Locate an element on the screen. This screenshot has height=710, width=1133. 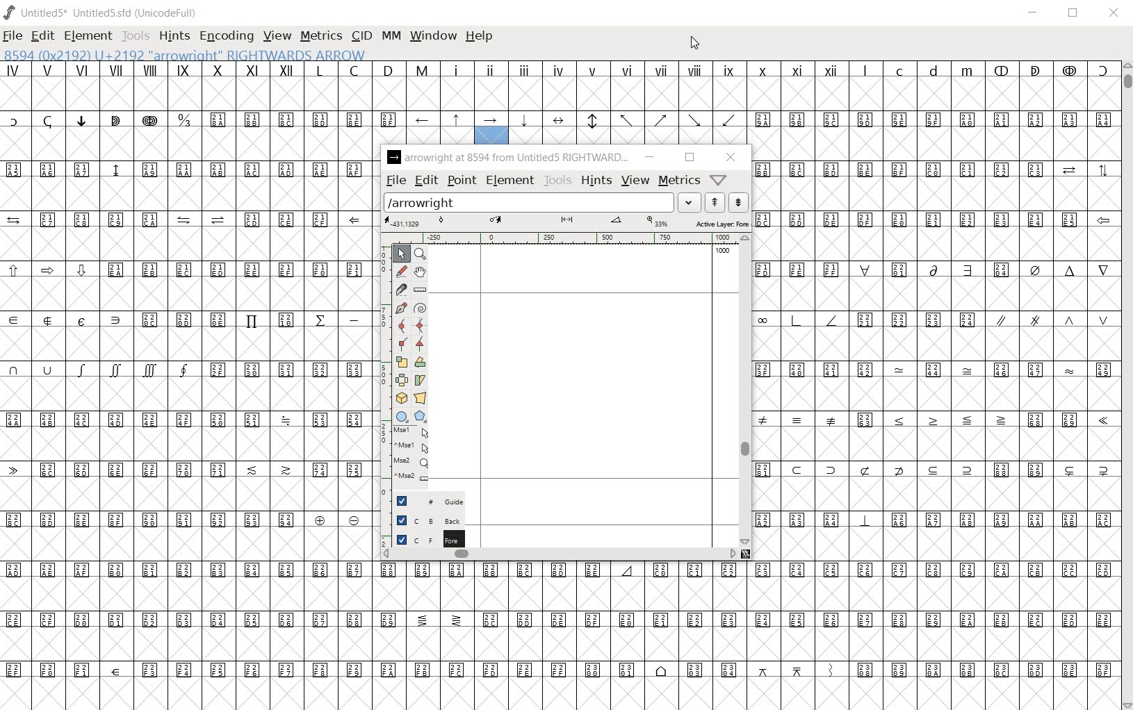
tools is located at coordinates (558, 180).